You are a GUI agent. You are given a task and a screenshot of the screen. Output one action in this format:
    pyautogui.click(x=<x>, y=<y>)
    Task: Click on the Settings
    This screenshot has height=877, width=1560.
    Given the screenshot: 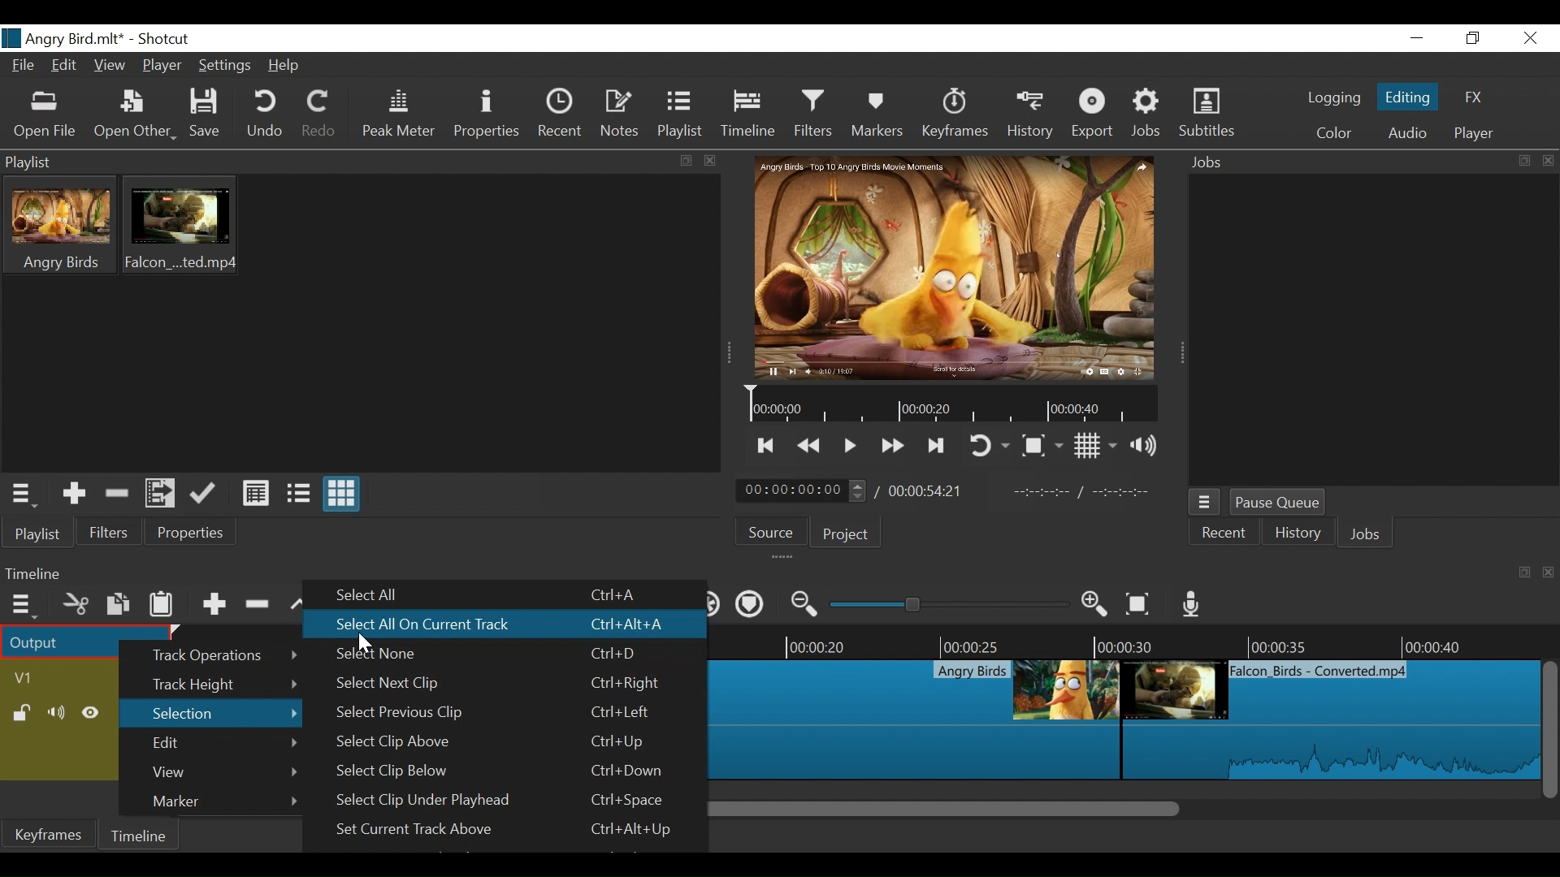 What is the action you would take?
    pyautogui.click(x=225, y=67)
    